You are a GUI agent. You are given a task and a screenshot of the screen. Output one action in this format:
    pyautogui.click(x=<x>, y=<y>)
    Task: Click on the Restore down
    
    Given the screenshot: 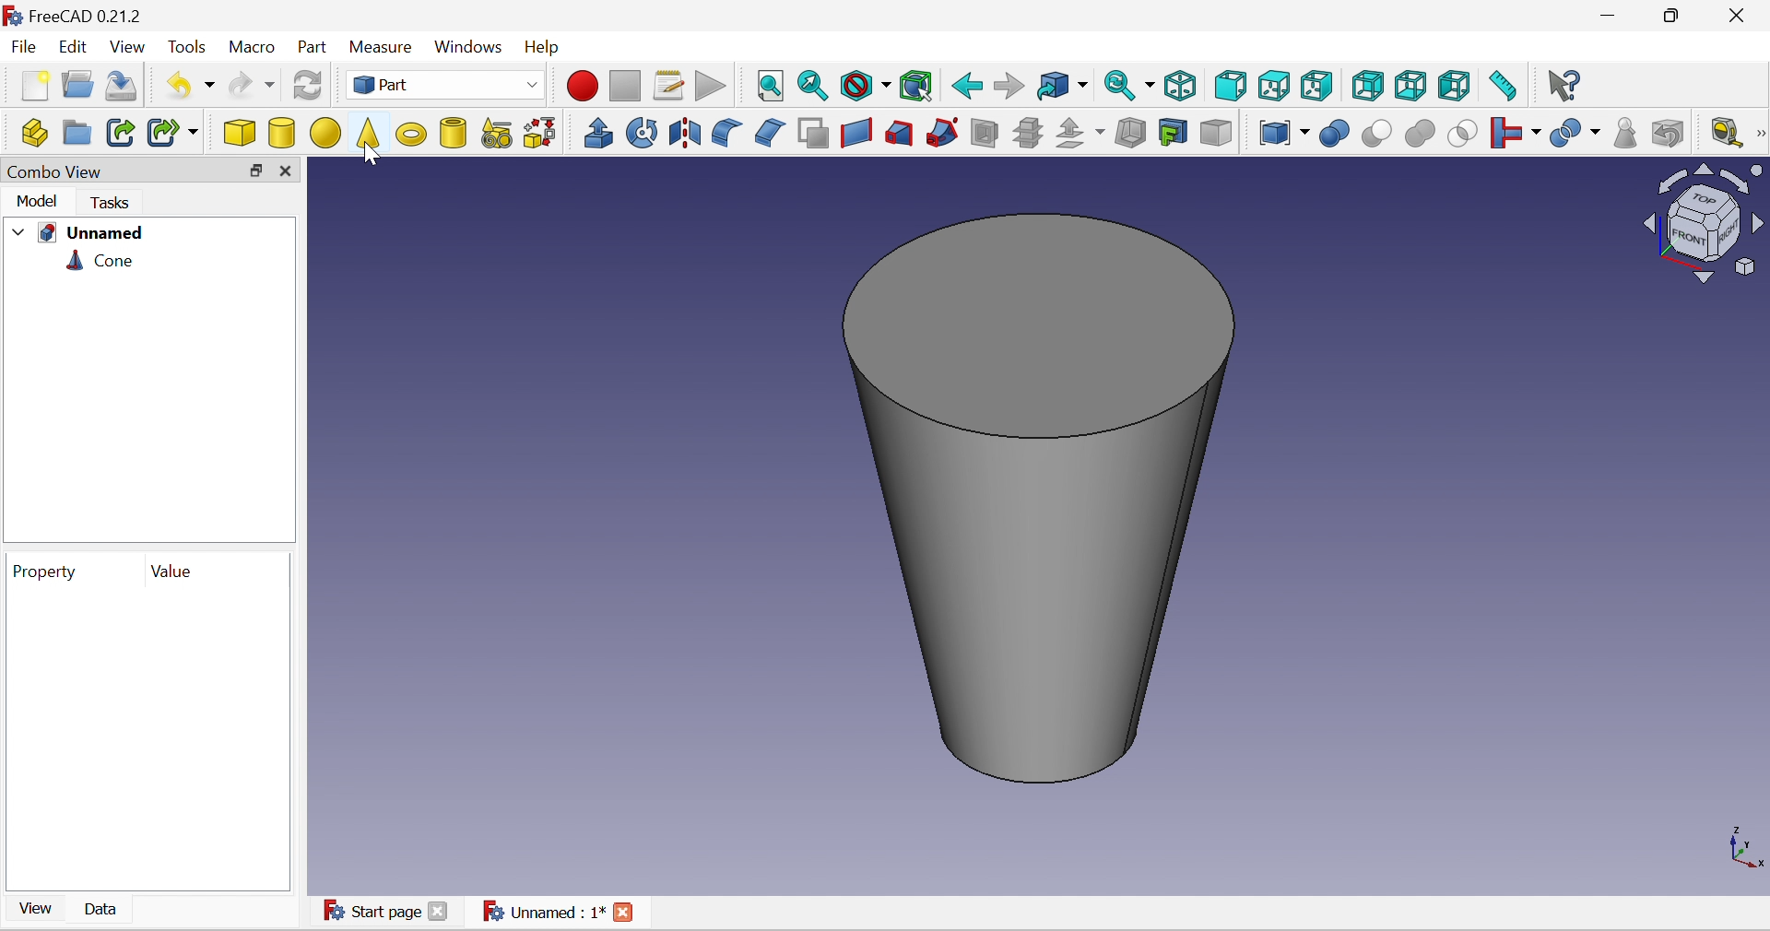 What is the action you would take?
    pyautogui.click(x=1671, y=18)
    